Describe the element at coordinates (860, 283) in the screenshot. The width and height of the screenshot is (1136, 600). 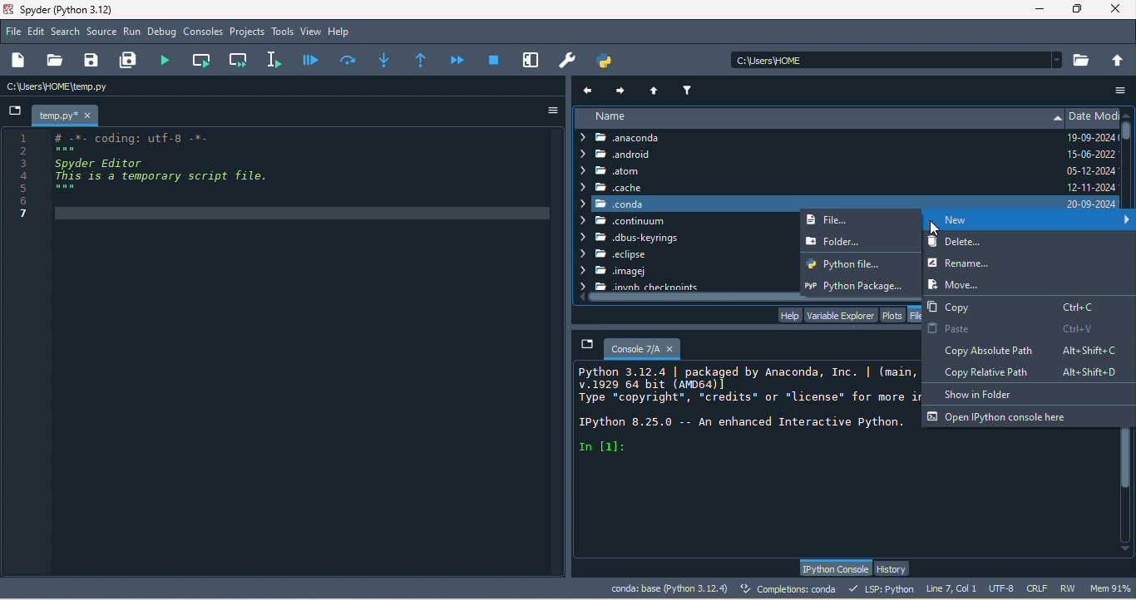
I see `python package` at that location.